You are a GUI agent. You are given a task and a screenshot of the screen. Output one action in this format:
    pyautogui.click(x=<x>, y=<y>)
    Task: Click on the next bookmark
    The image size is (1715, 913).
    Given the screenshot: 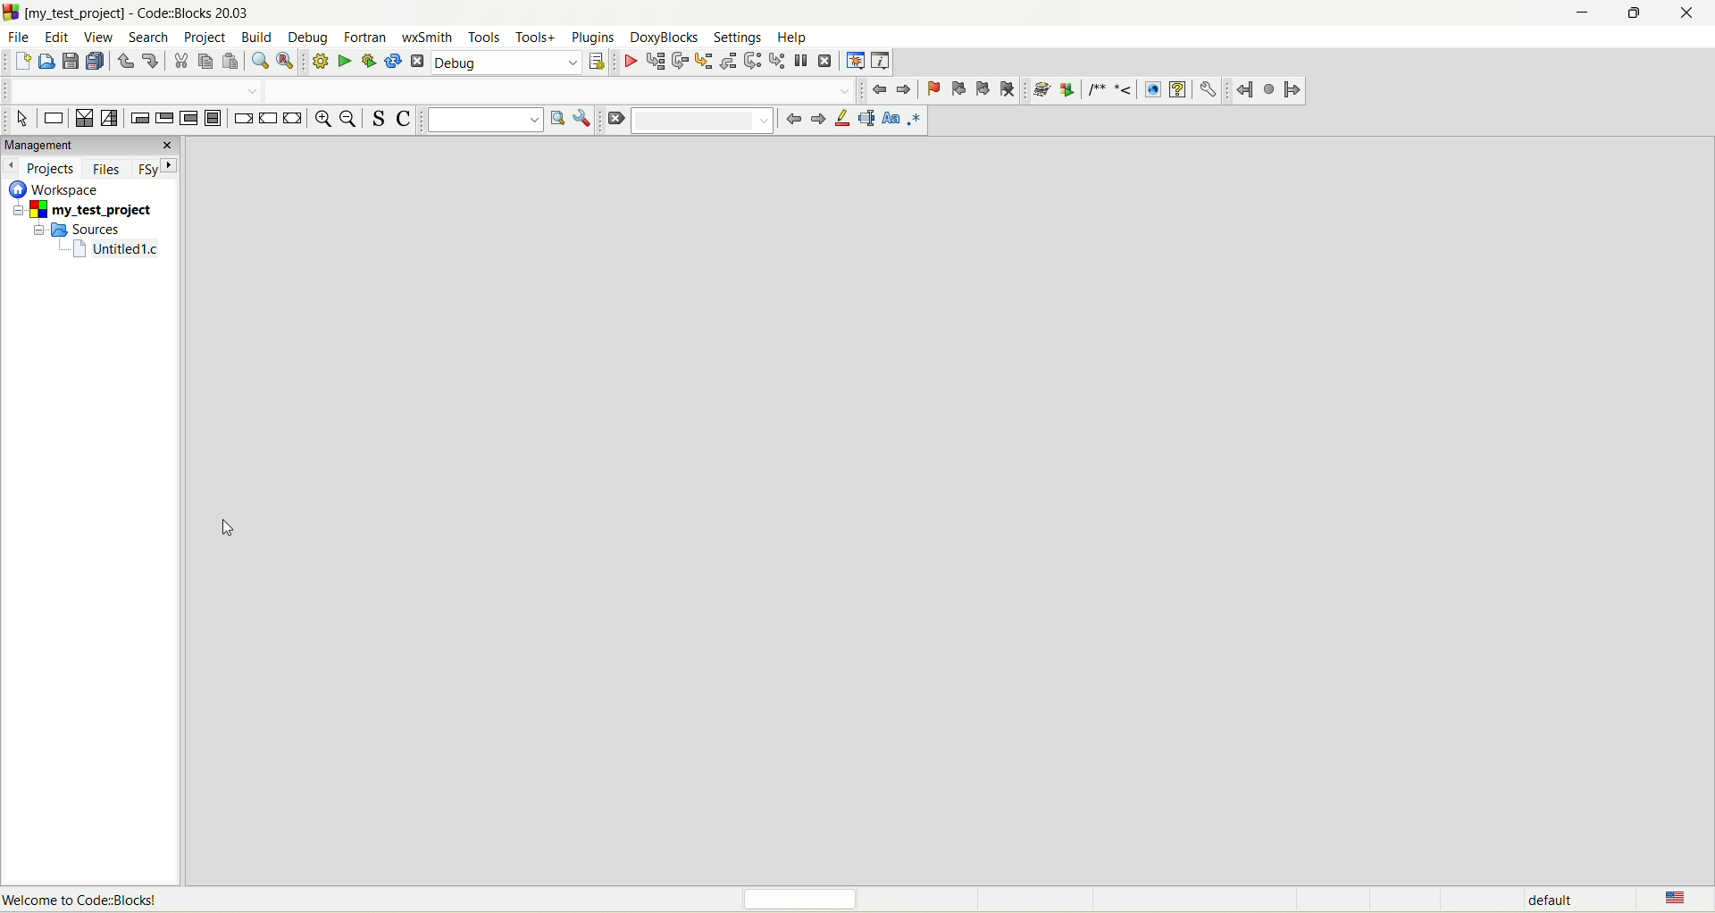 What is the action you would take?
    pyautogui.click(x=983, y=89)
    